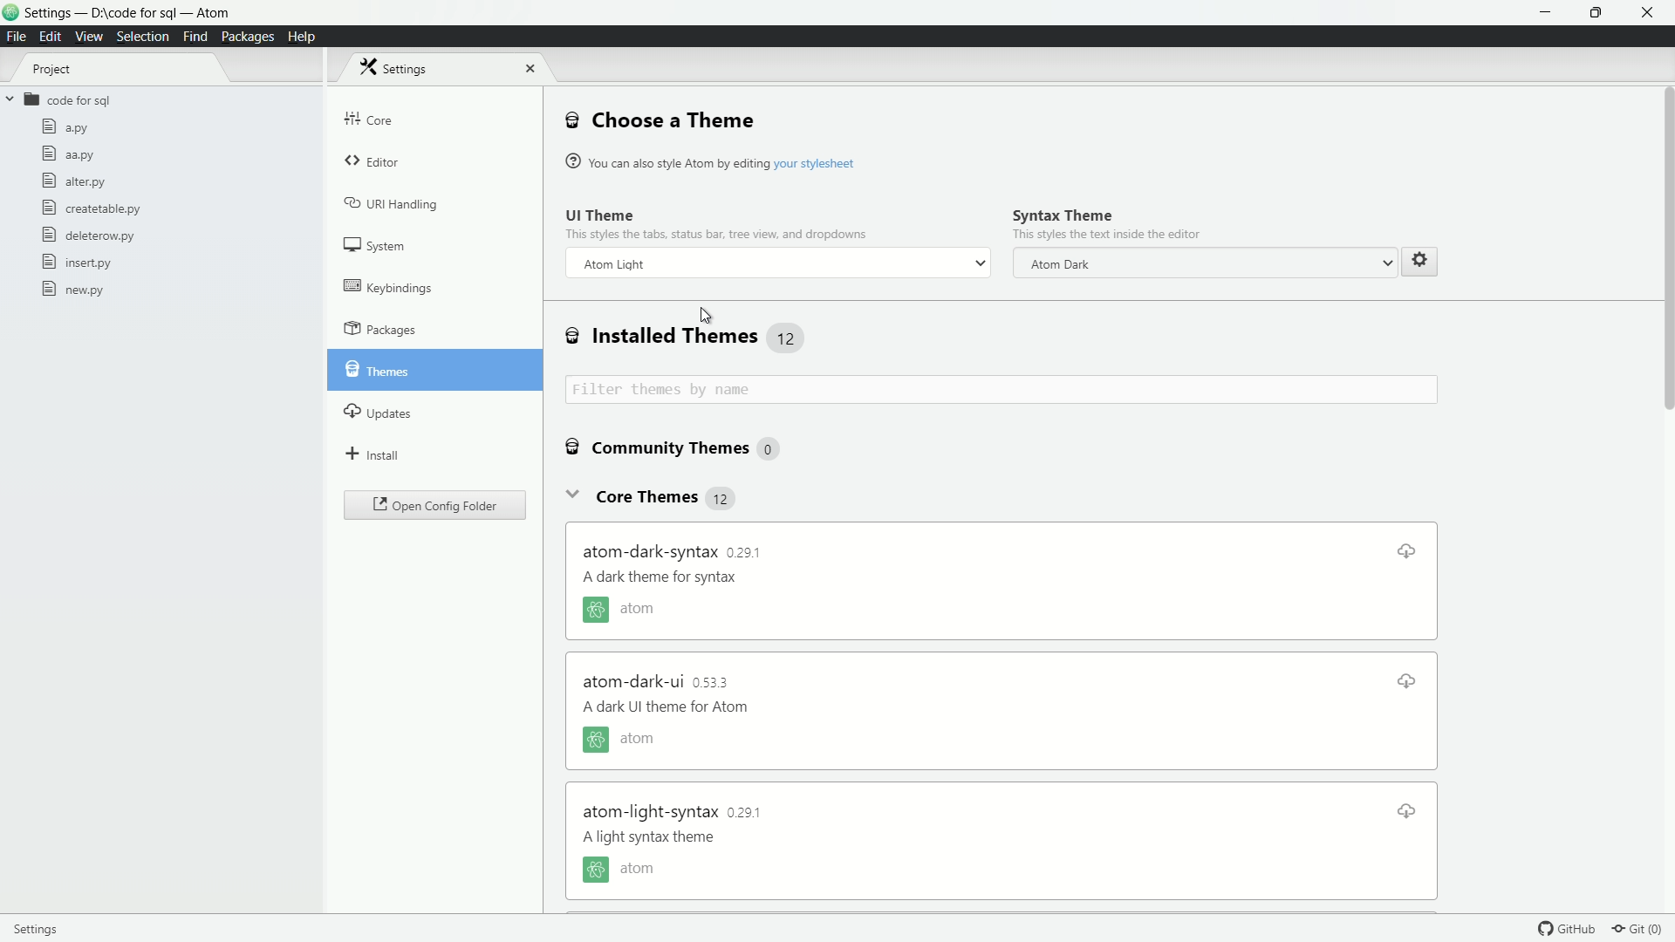  What do you see at coordinates (61, 70) in the screenshot?
I see `project tree` at bounding box center [61, 70].